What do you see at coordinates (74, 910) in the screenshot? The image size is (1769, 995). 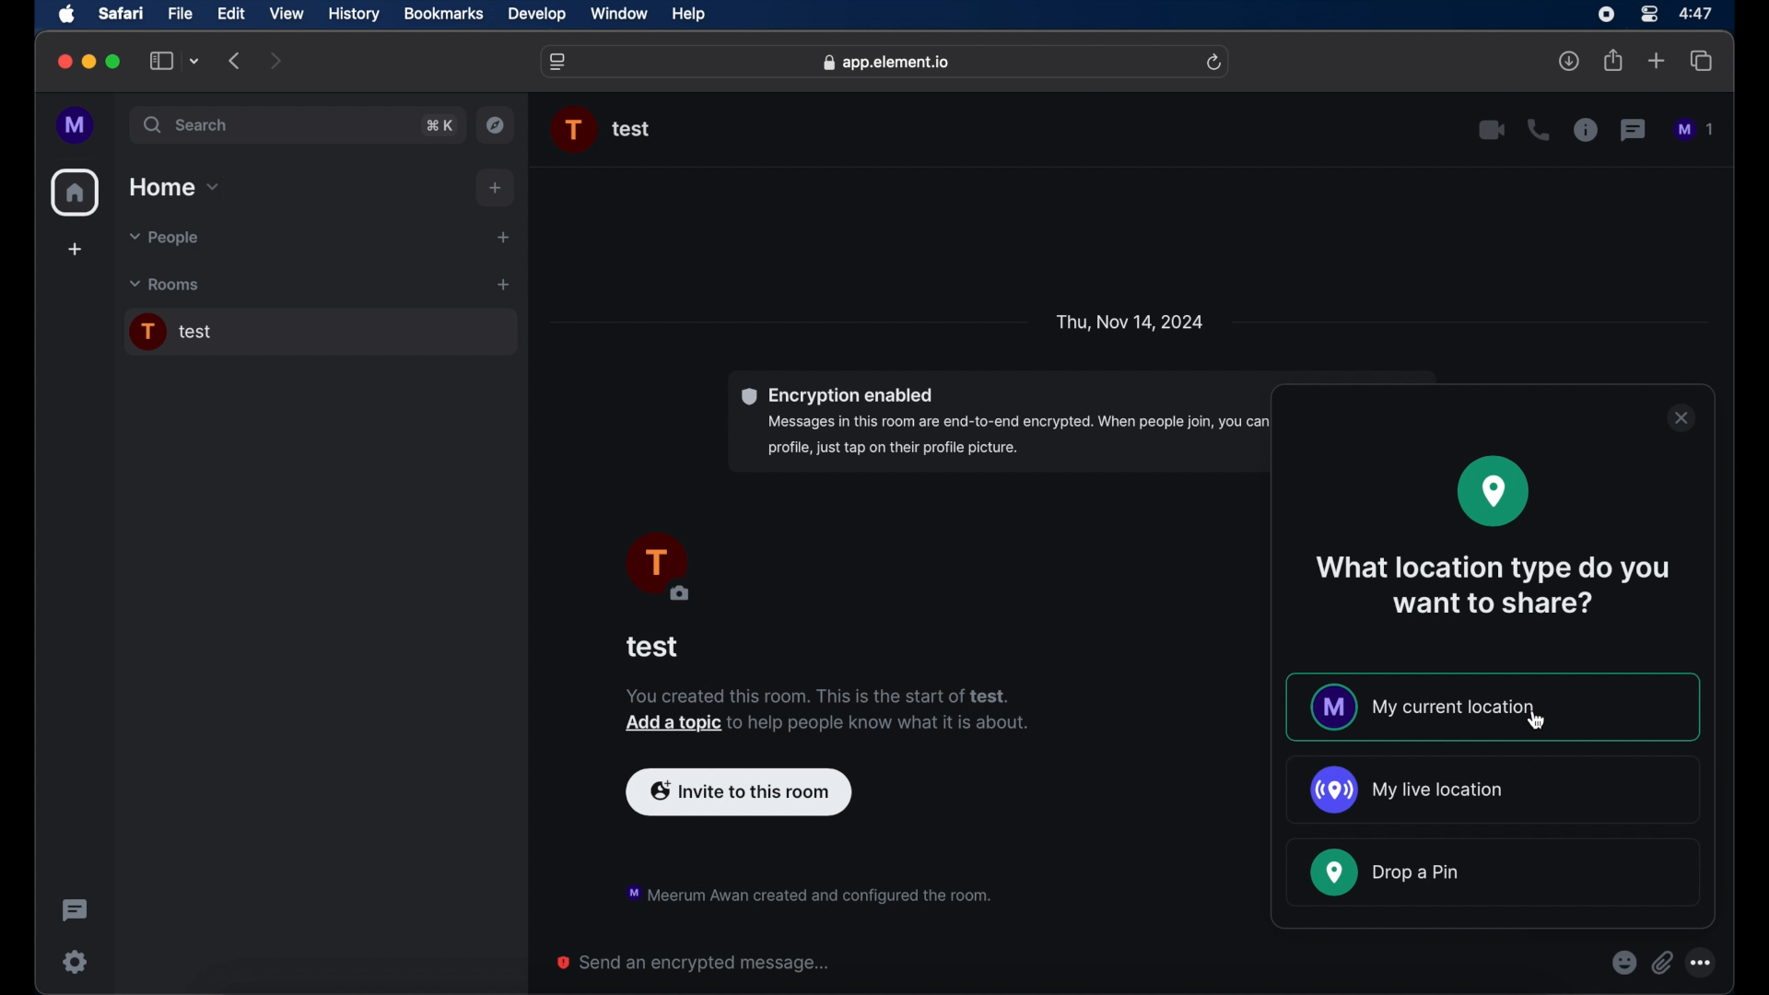 I see `threading activity` at bounding box center [74, 910].